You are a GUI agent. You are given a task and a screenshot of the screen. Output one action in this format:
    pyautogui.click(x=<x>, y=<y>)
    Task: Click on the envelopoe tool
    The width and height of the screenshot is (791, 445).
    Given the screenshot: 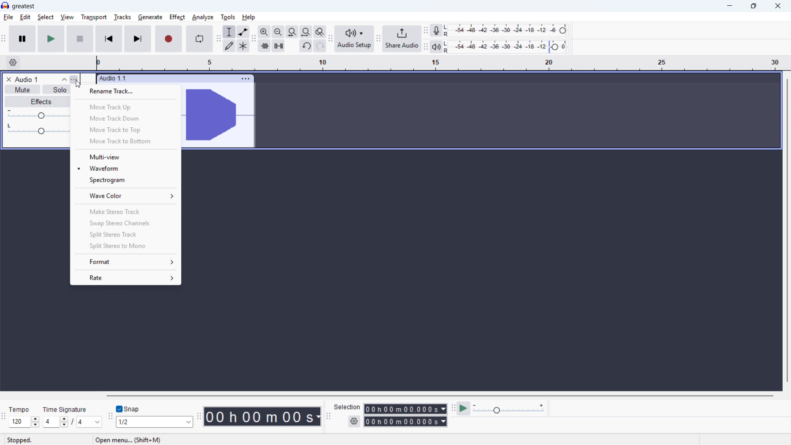 What is the action you would take?
    pyautogui.click(x=243, y=32)
    